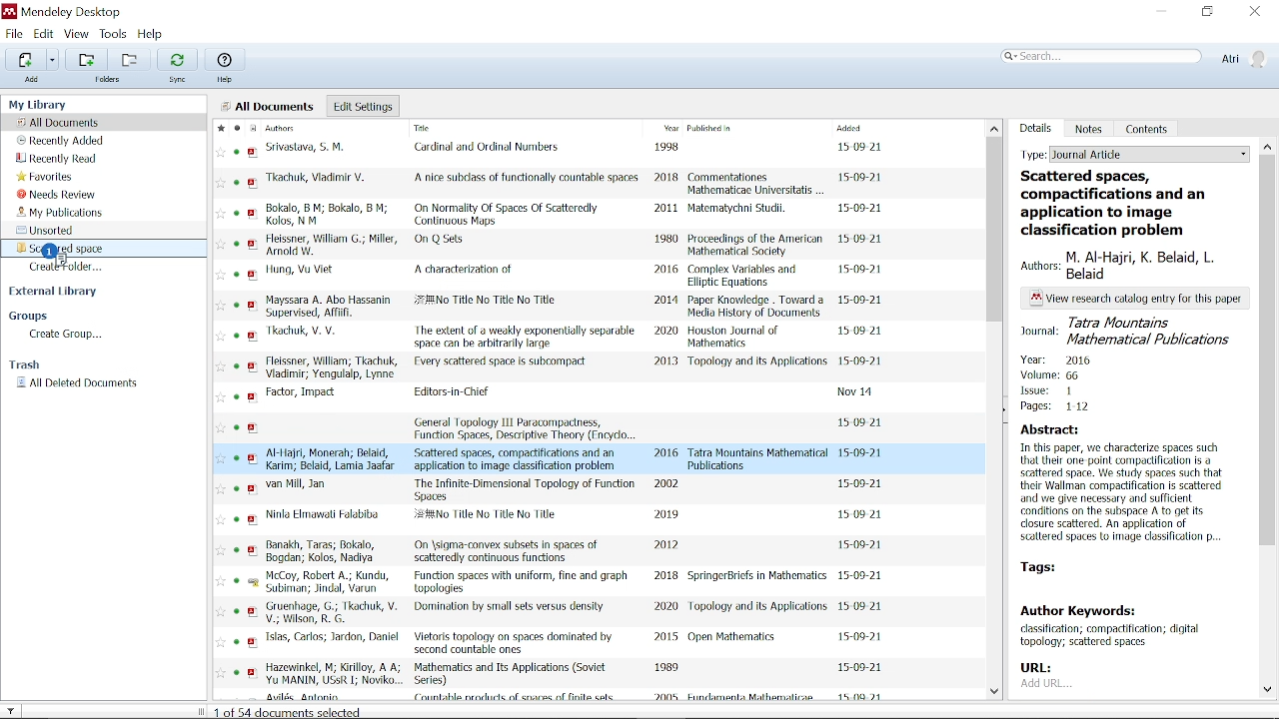 Image resolution: width=1279 pixels, height=719 pixels. I want to click on date, so click(861, 453).